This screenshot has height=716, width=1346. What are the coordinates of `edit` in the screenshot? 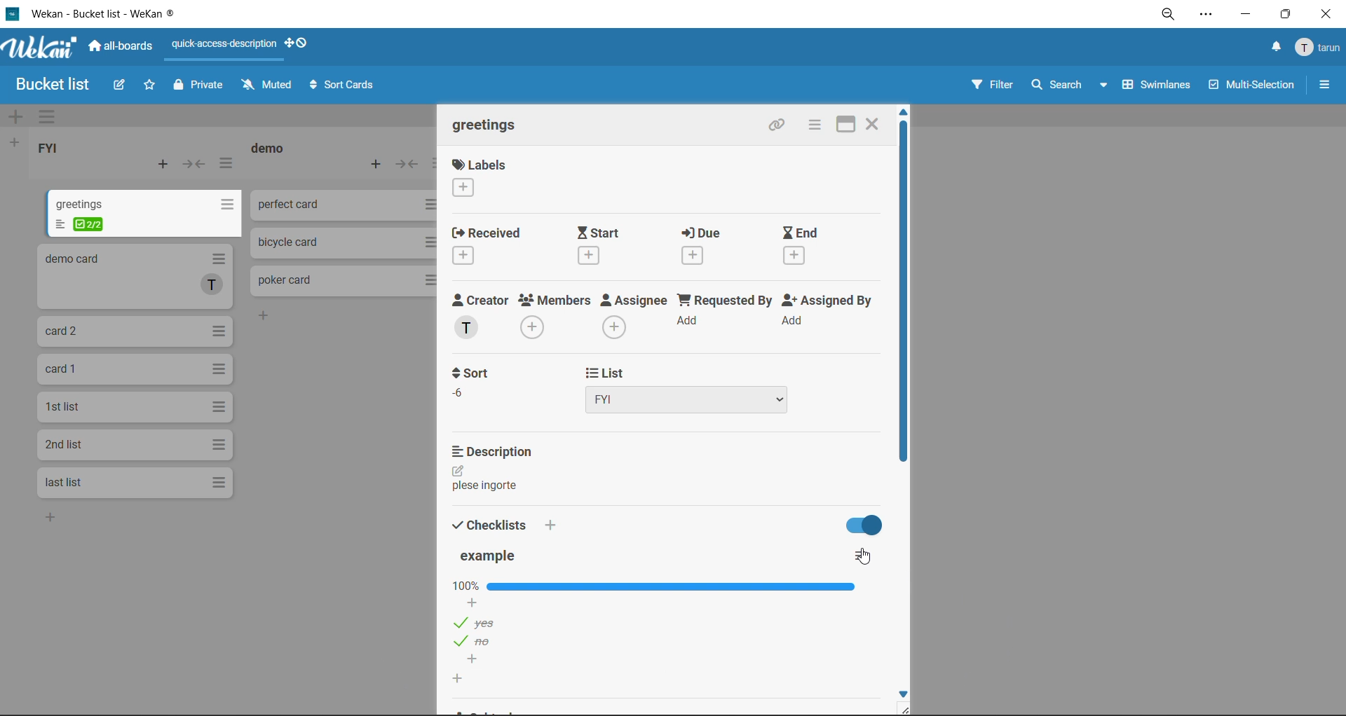 It's located at (120, 88).